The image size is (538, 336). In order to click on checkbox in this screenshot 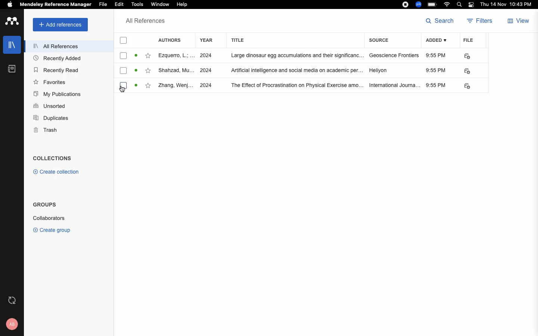, I will do `click(124, 86)`.